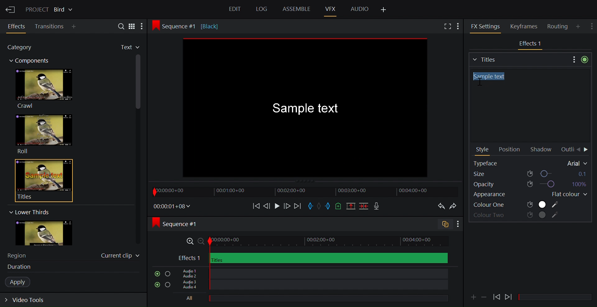  Describe the element at coordinates (297, 206) in the screenshot. I see `Move forward` at that location.